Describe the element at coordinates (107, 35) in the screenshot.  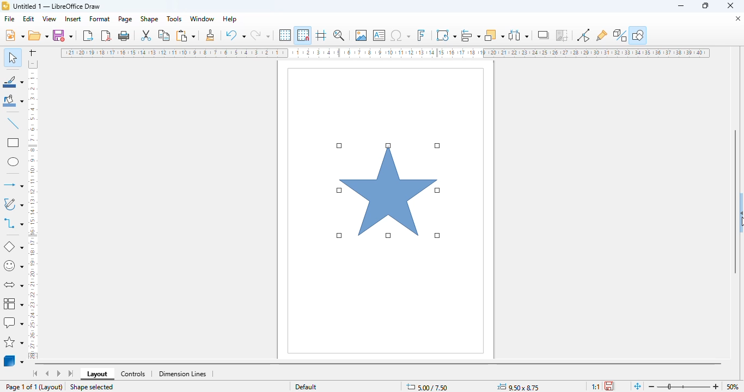
I see `export directly as PDF` at that location.